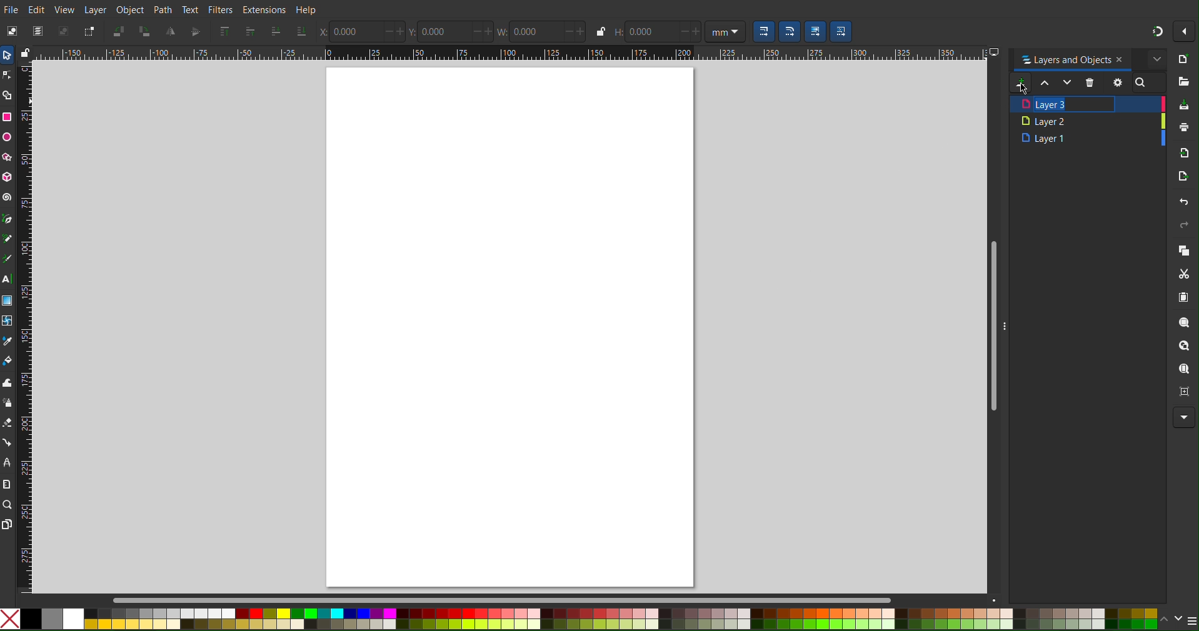 This screenshot has height=631, width=1199. What do you see at coordinates (10, 483) in the screenshot?
I see `Measure Tool` at bounding box center [10, 483].